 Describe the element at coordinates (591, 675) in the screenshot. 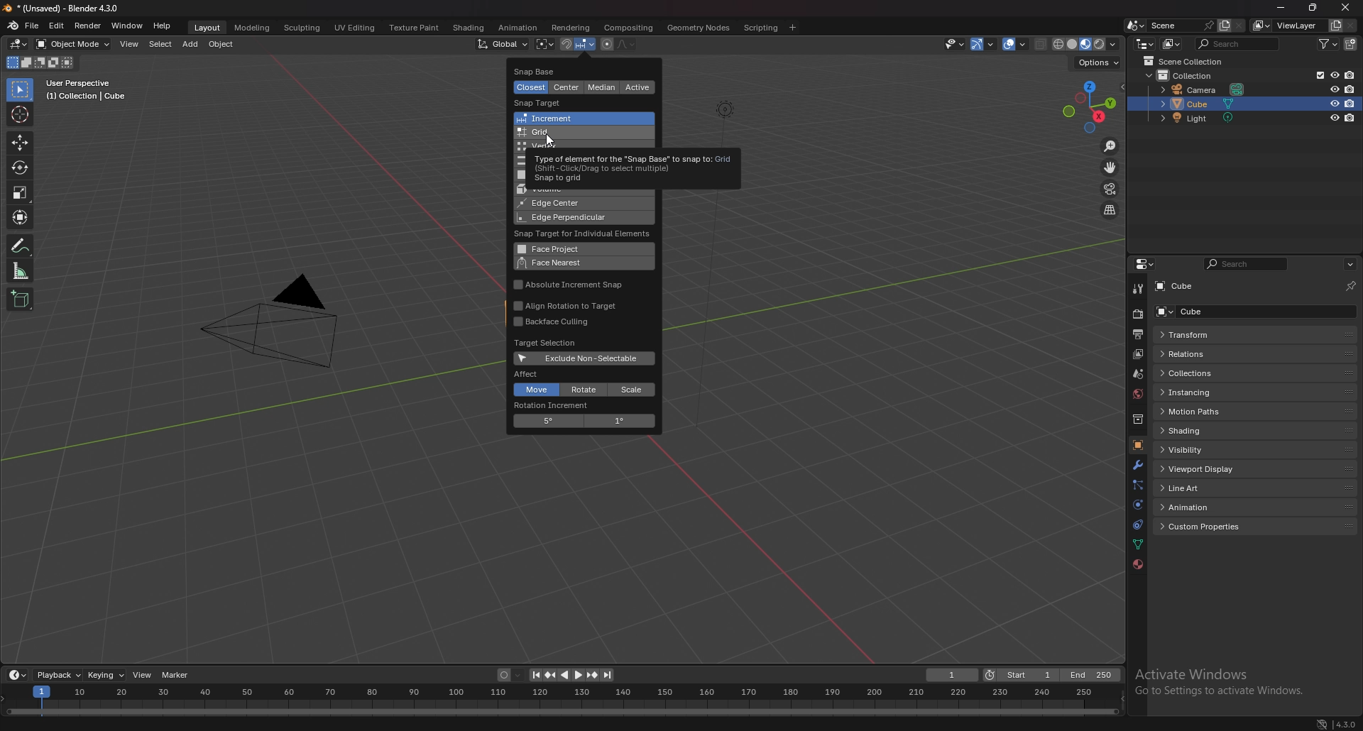

I see `jump to last keyframe` at that location.